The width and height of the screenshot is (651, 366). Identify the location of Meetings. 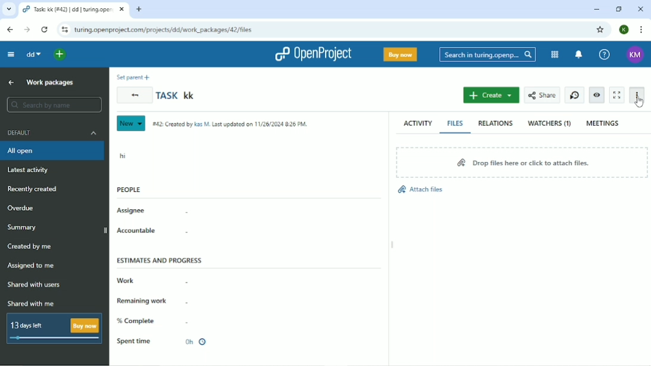
(603, 124).